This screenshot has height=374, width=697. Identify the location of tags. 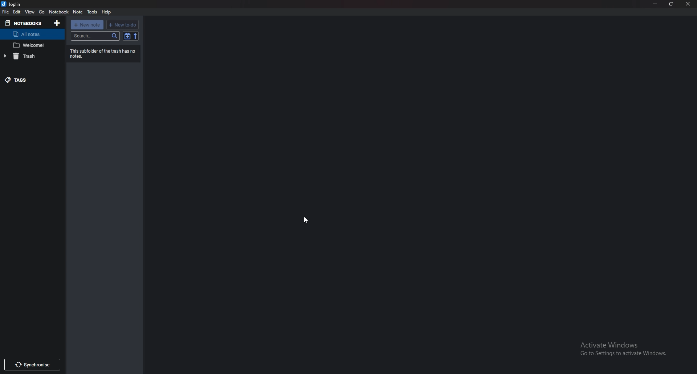
(28, 80).